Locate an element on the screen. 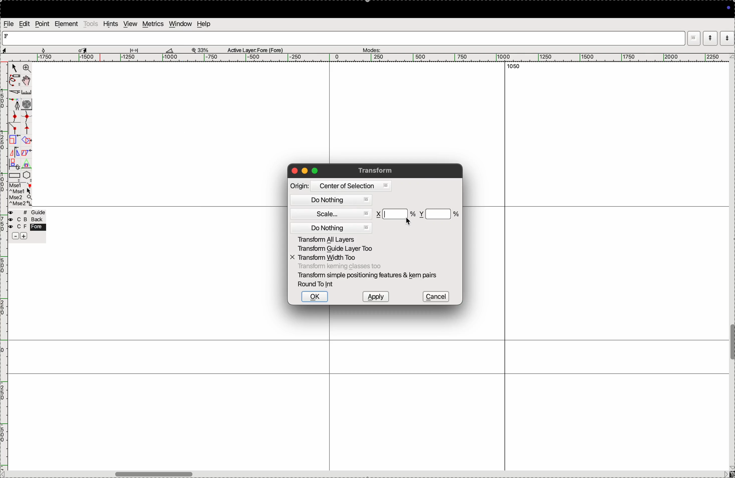 This screenshot has width=735, height=478. scale is located at coordinates (331, 214).